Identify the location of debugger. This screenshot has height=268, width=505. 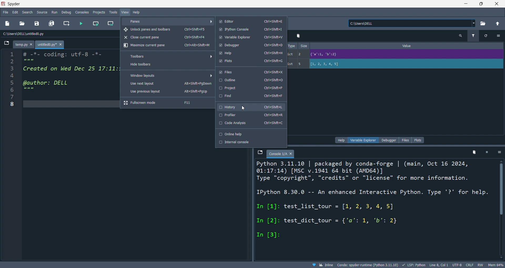
(250, 45).